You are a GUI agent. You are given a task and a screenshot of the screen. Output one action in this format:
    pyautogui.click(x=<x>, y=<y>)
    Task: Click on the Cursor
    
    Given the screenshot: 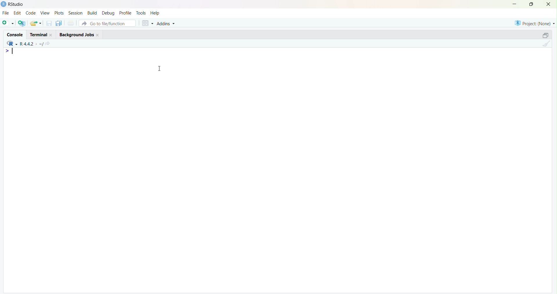 What is the action you would take?
    pyautogui.click(x=162, y=68)
    